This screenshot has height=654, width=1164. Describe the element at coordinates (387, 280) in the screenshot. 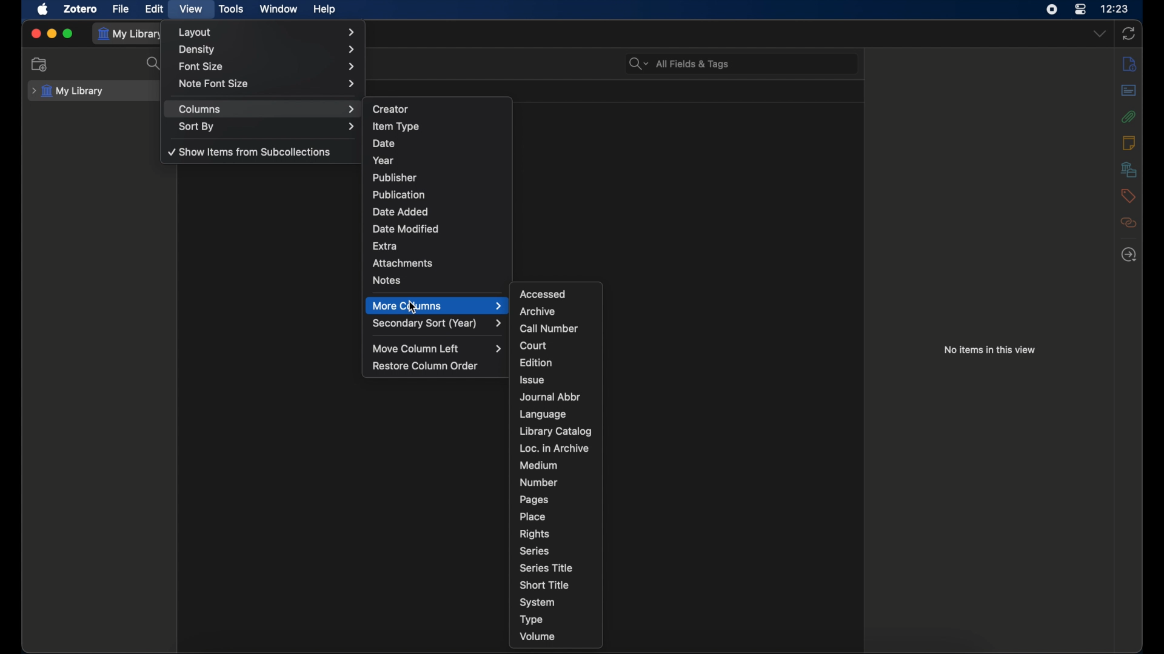

I see `notes` at that location.